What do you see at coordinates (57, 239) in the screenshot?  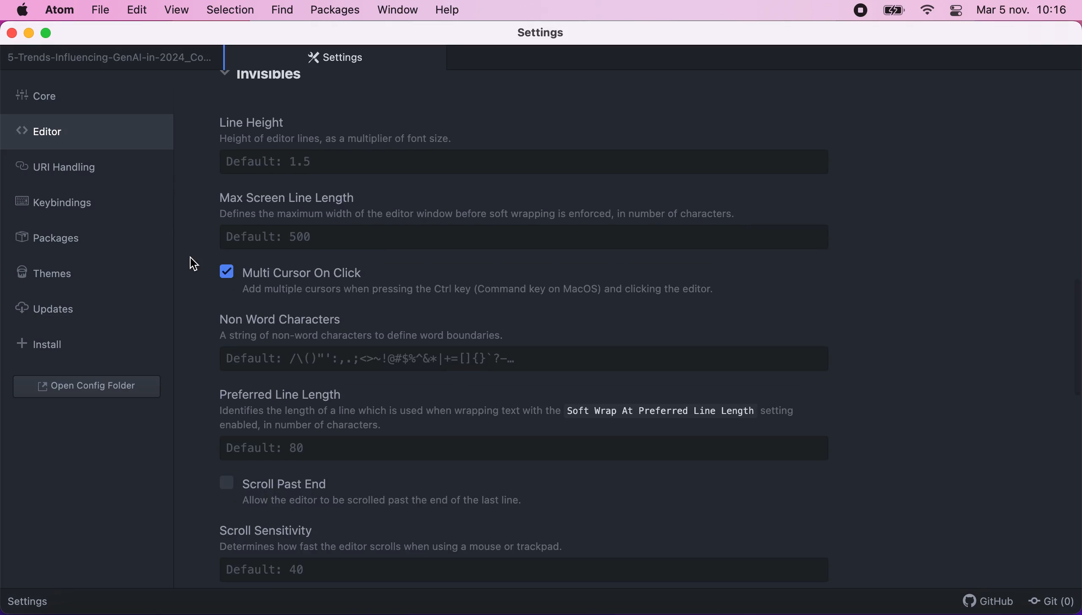 I see `packages` at bounding box center [57, 239].